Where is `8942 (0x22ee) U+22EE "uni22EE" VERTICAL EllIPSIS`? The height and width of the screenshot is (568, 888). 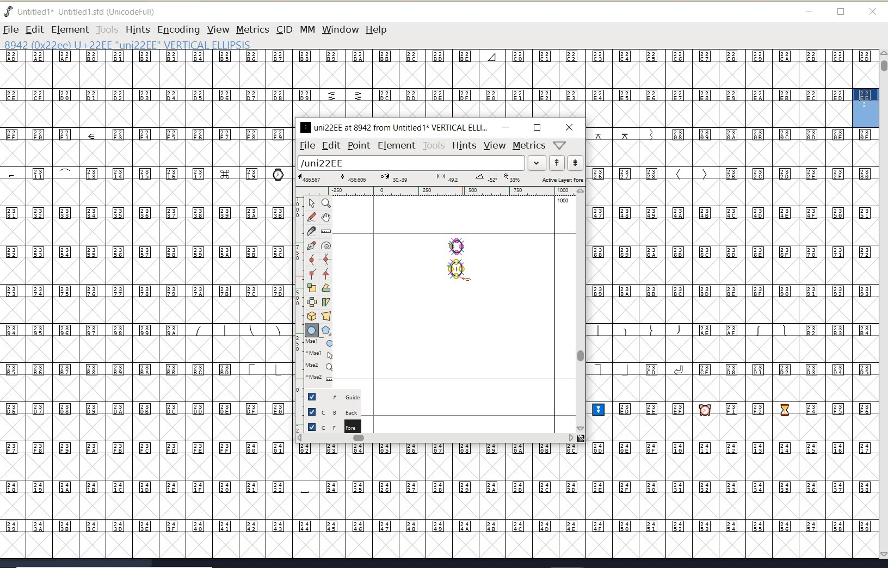 8942 (0x22ee) U+22EE "uni22EE" VERTICAL EllIPSIS is located at coordinates (163, 44).